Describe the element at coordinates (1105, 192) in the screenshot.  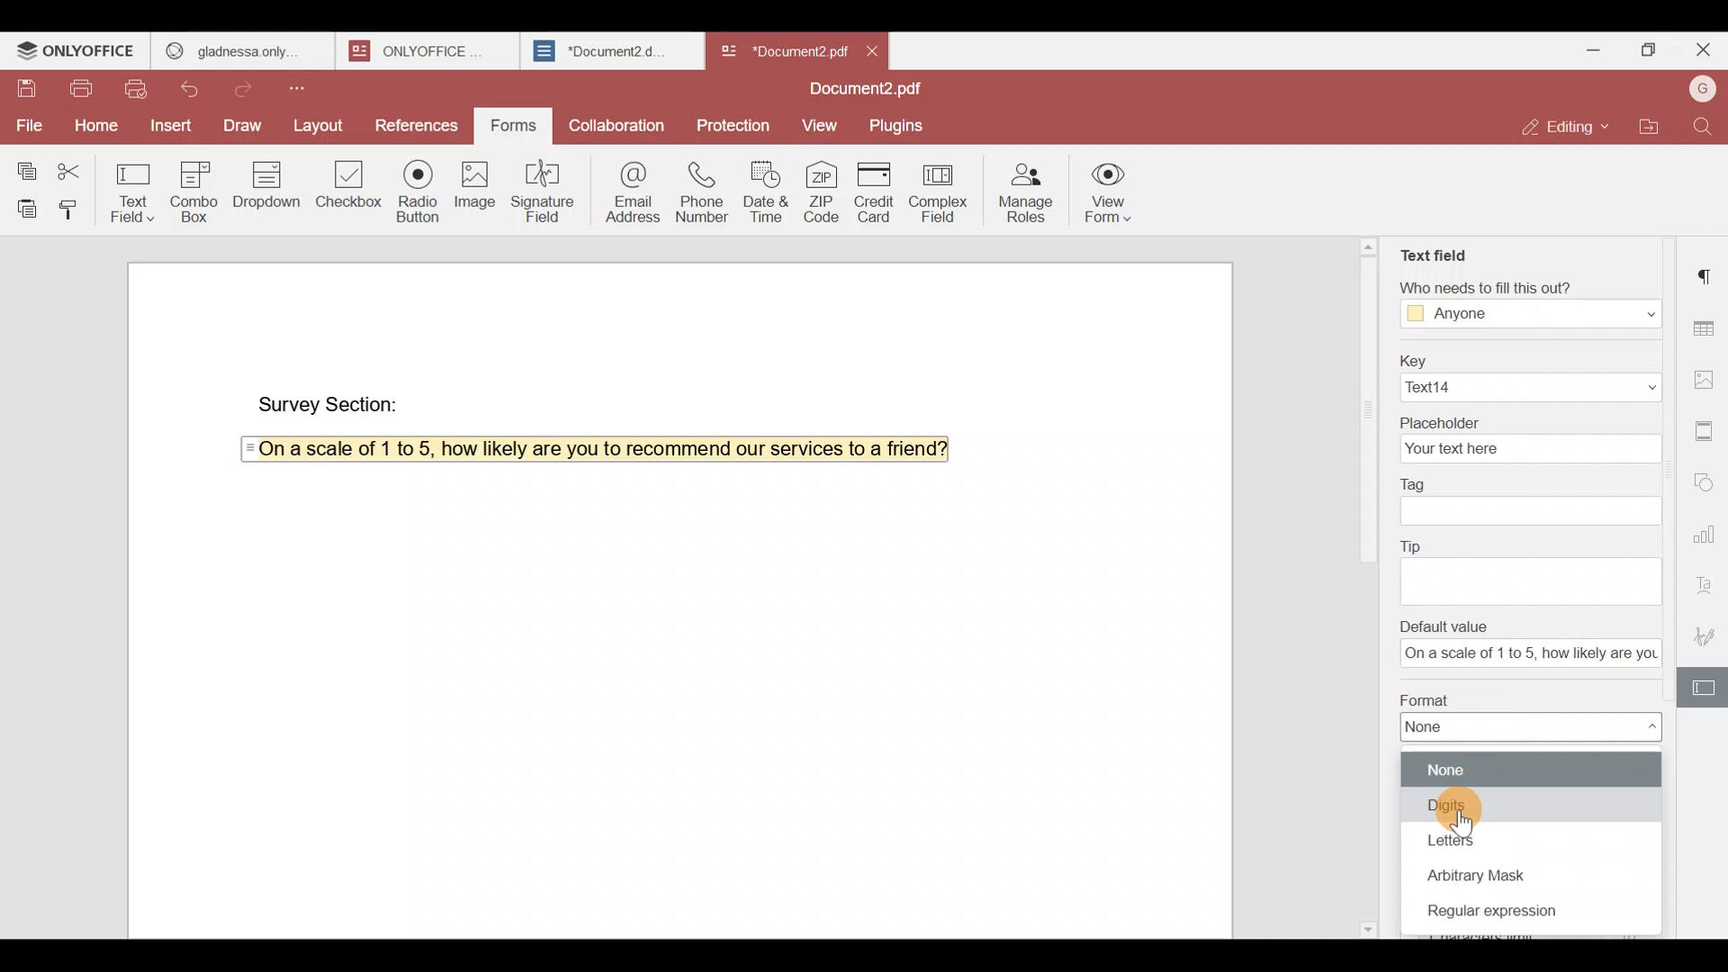
I see `View form` at that location.